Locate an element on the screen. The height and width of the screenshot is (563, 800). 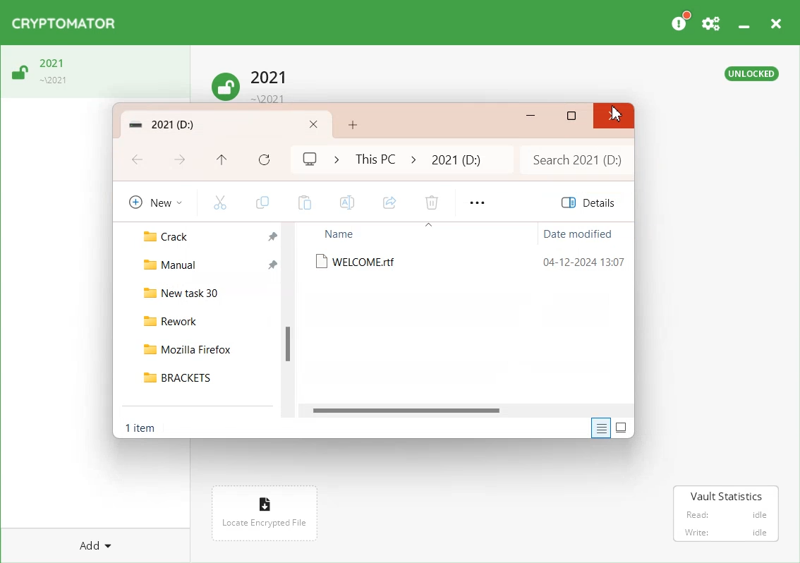
Minimize is located at coordinates (744, 20).